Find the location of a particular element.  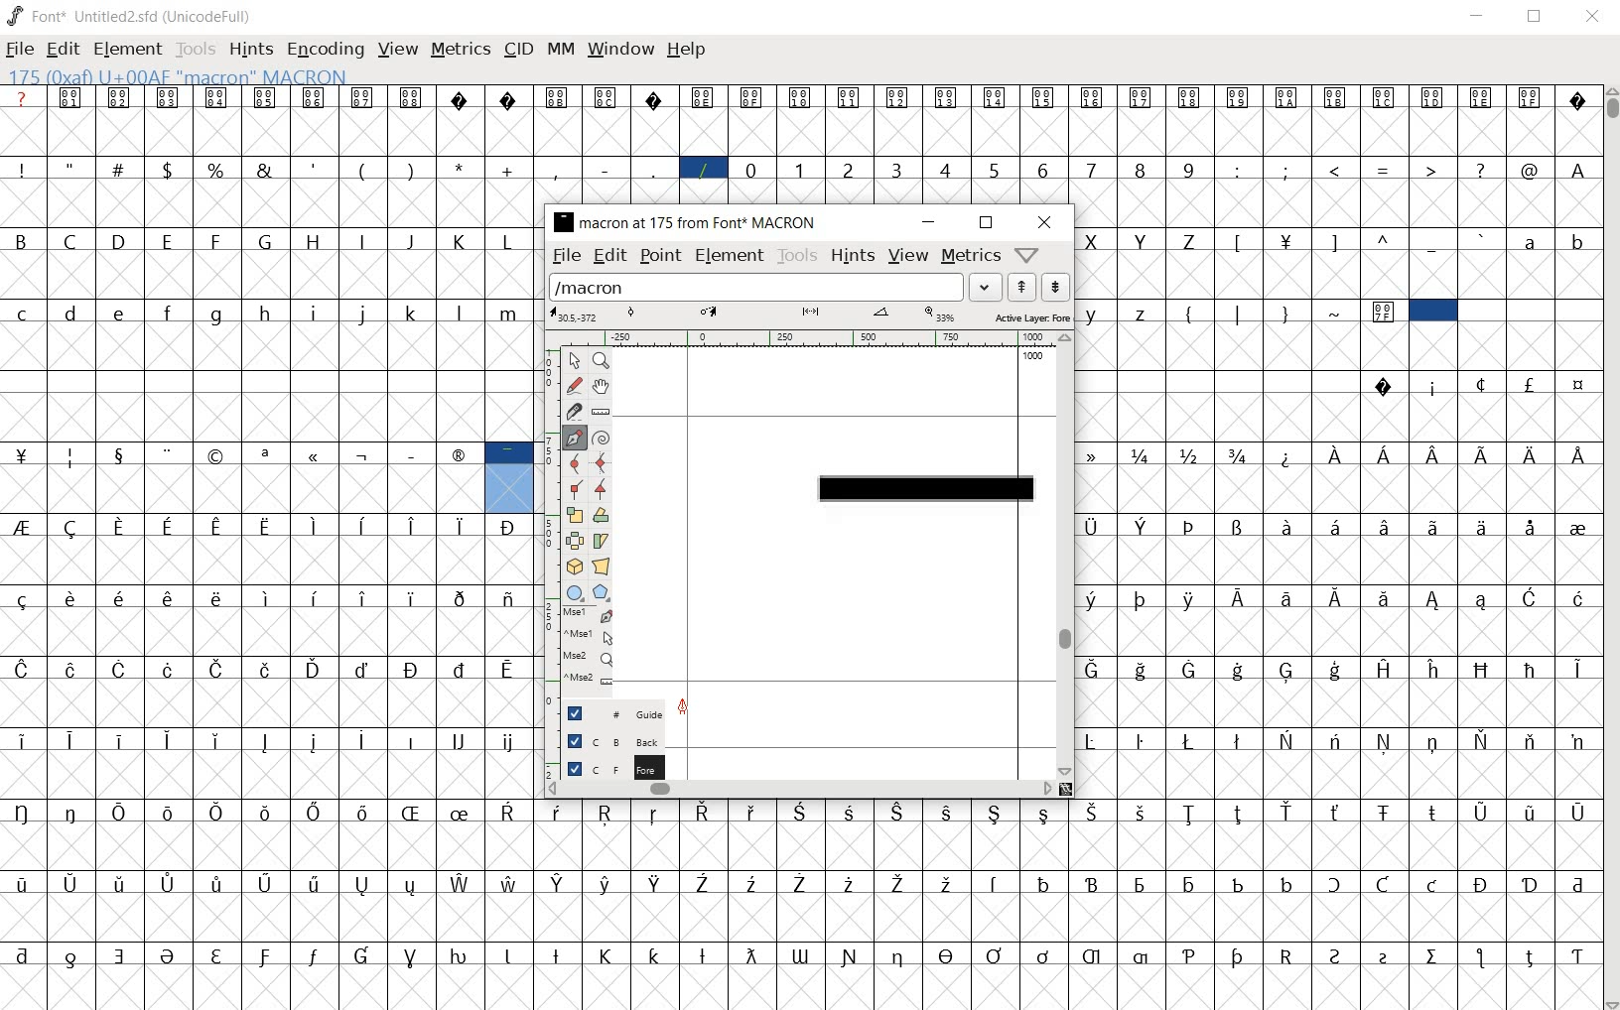

hints is located at coordinates (850, 255).